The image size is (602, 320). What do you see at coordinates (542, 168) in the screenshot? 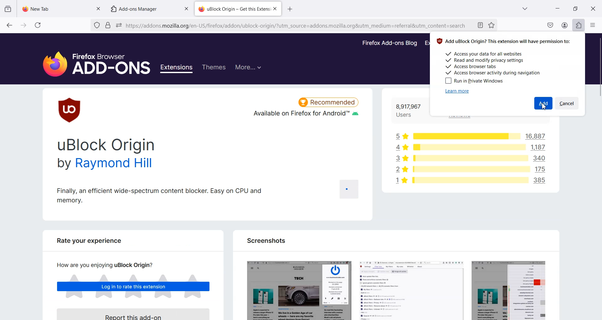
I see `175 users` at bounding box center [542, 168].